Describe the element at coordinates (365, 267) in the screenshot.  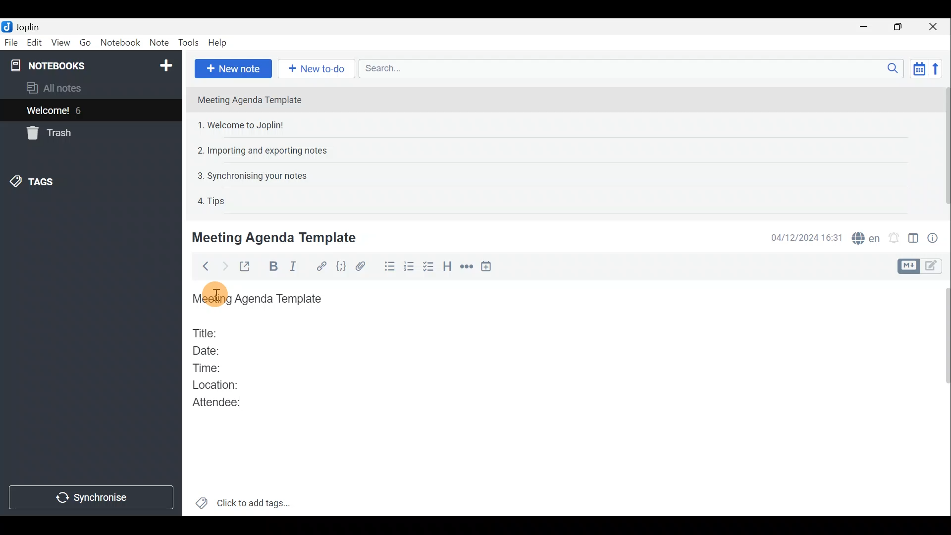
I see `Attach file` at that location.